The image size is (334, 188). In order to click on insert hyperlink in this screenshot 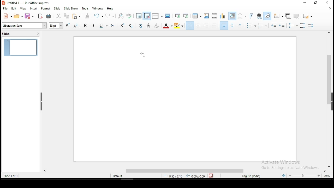, I will do `click(259, 16)`.